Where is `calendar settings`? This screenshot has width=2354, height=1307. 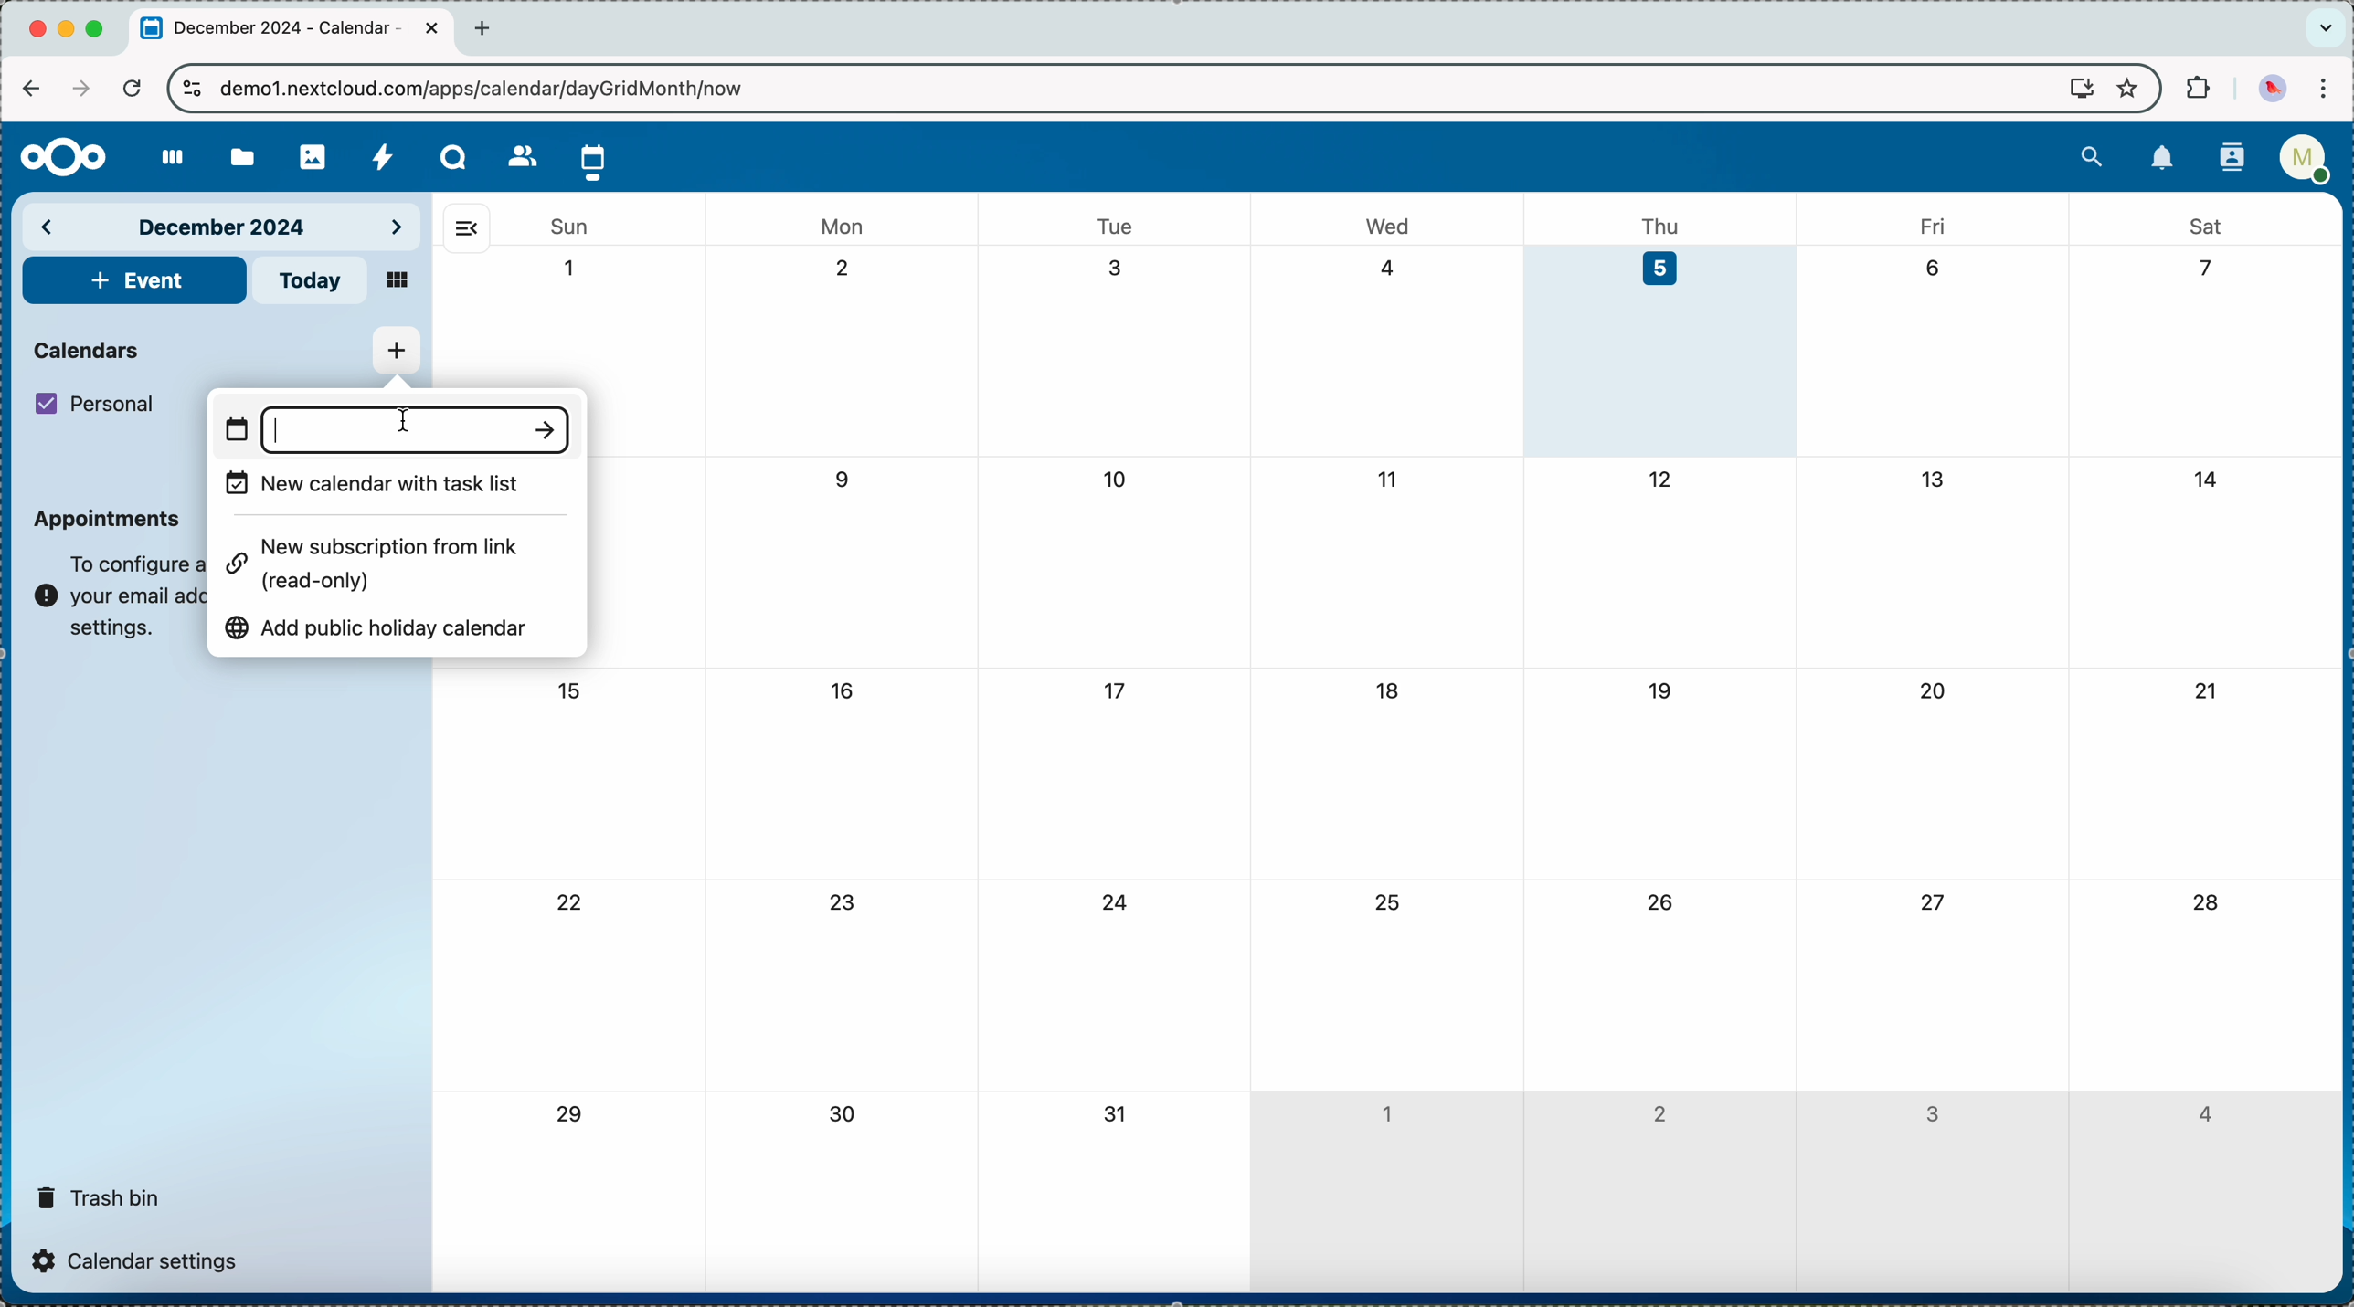
calendar settings is located at coordinates (141, 1260).